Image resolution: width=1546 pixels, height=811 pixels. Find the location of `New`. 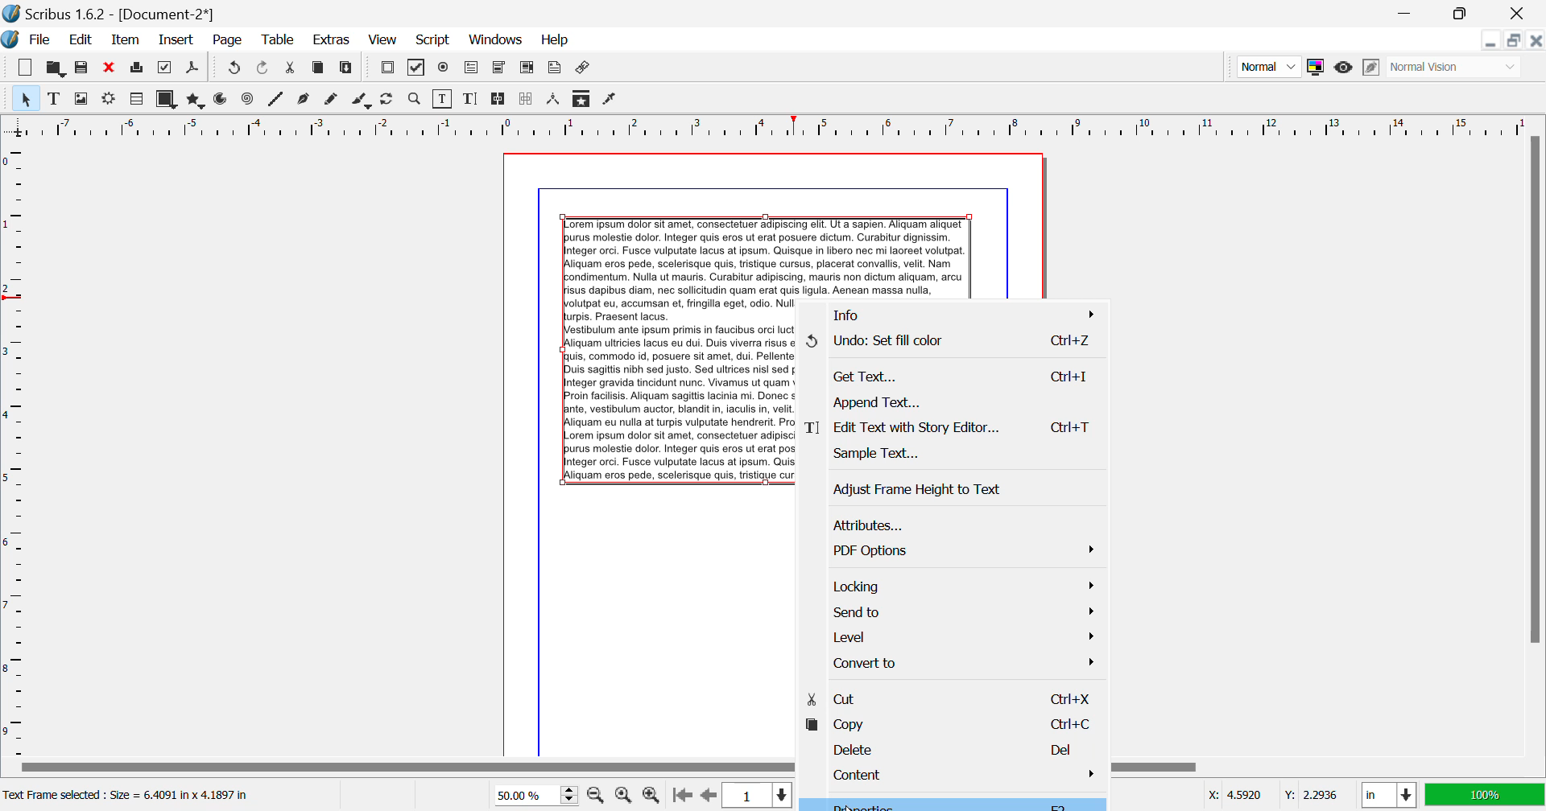

New is located at coordinates (26, 68).